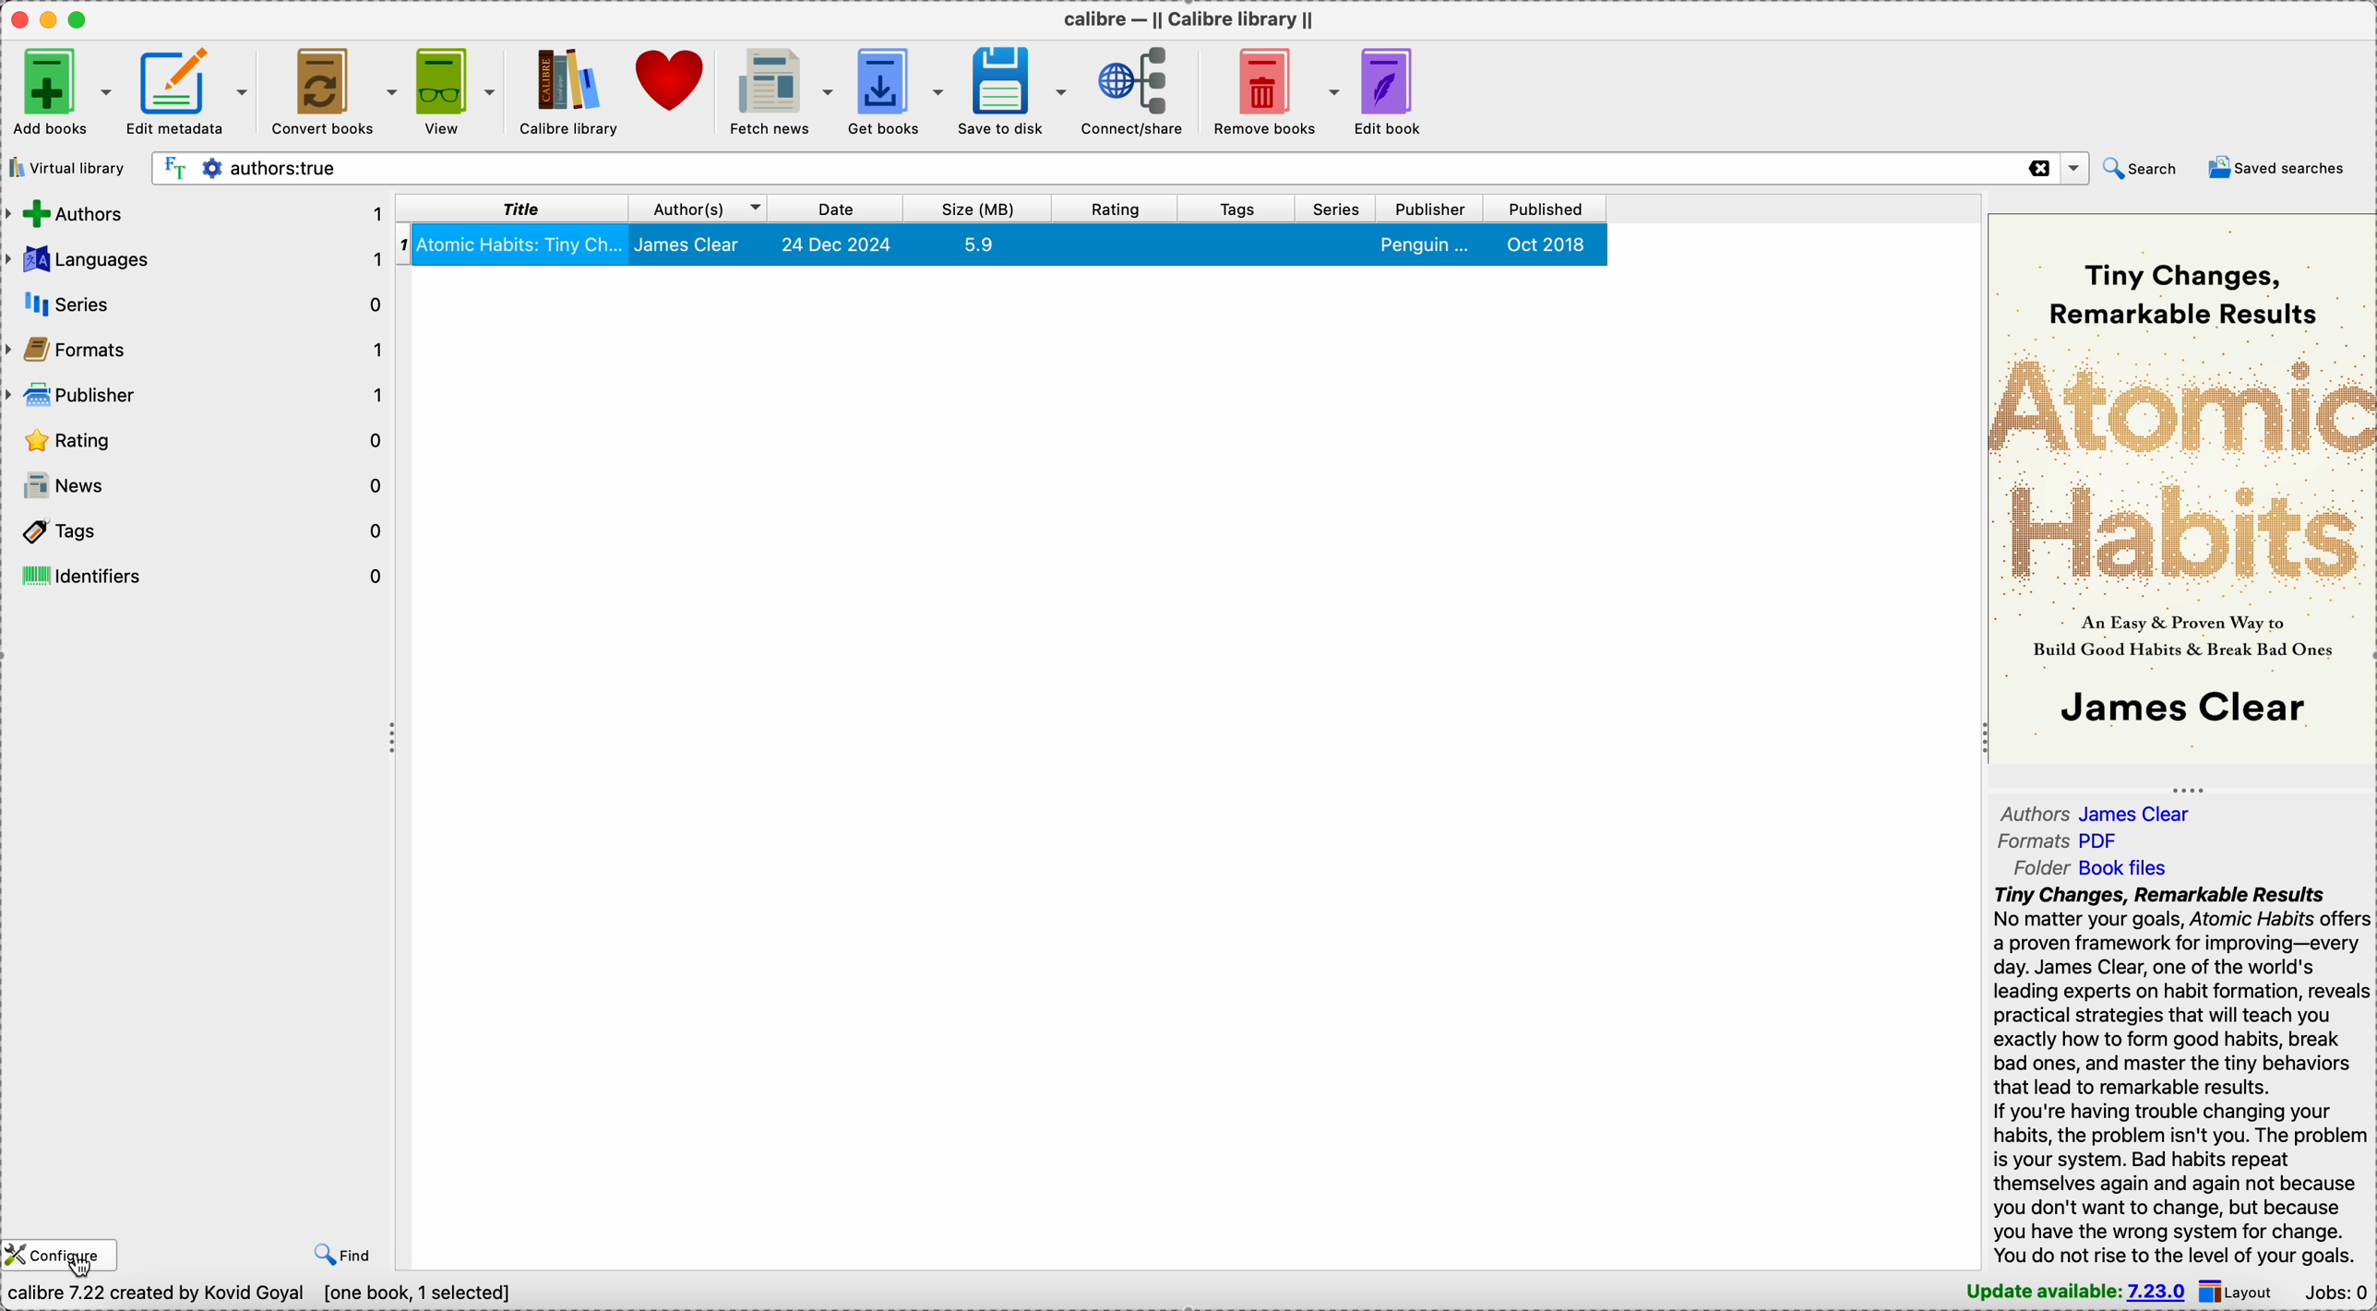 This screenshot has height=1311, width=2377. What do you see at coordinates (82, 18) in the screenshot?
I see `maximize Calibre` at bounding box center [82, 18].